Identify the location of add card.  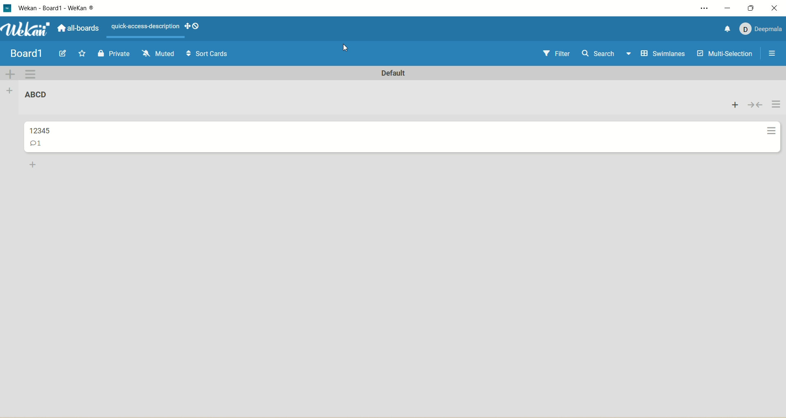
(33, 165).